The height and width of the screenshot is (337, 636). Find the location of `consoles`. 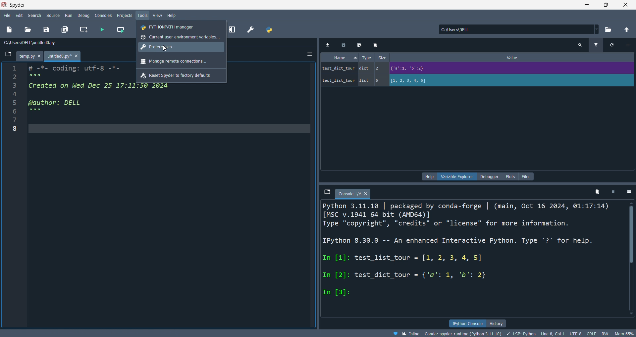

consoles is located at coordinates (104, 15).